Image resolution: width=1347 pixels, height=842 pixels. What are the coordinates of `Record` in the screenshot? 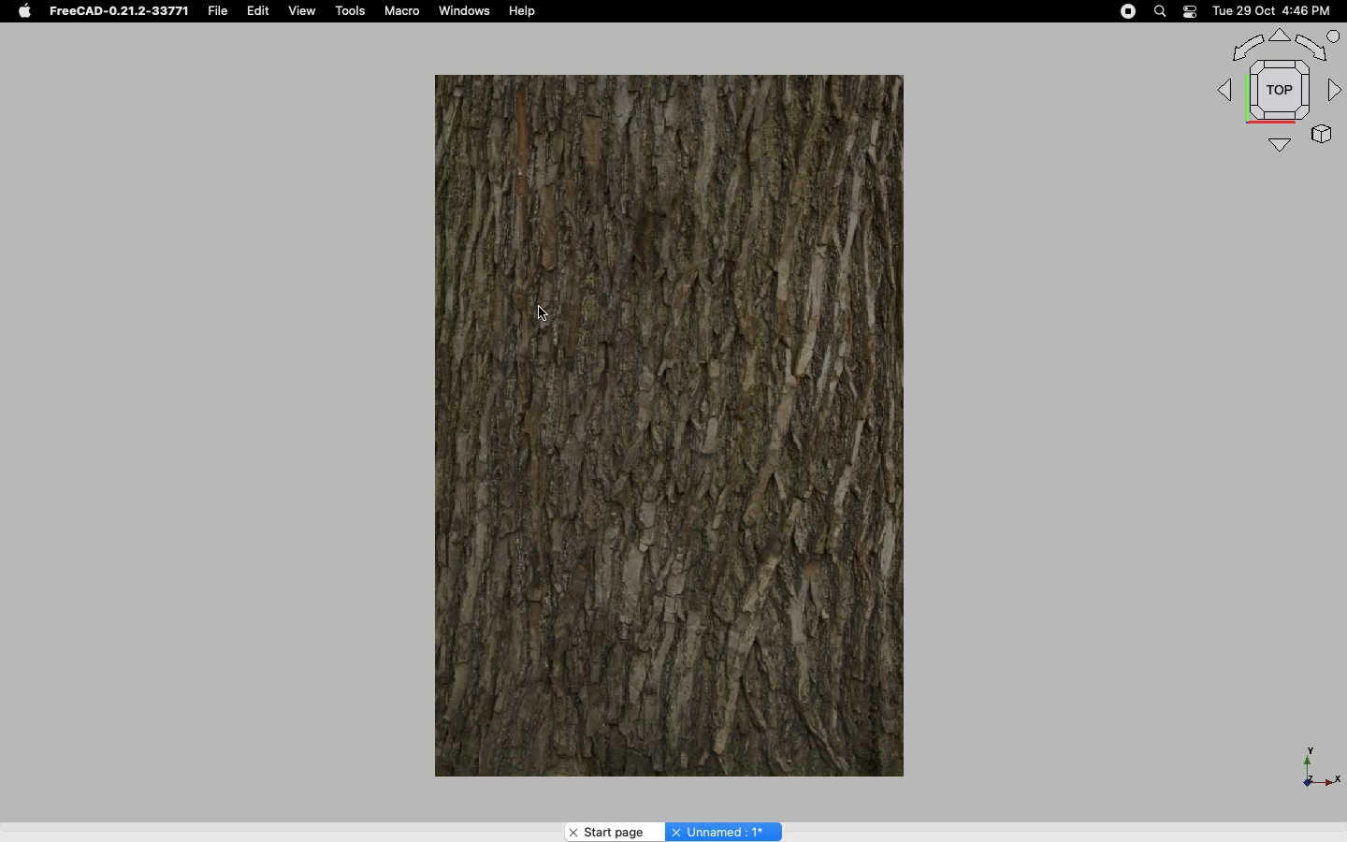 It's located at (1123, 11).